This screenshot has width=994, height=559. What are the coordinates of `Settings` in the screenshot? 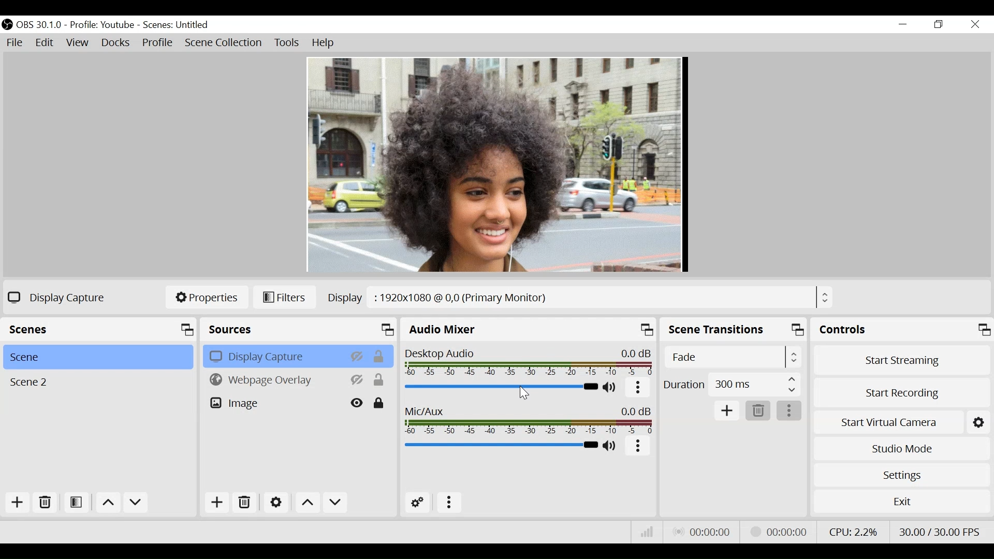 It's located at (275, 502).